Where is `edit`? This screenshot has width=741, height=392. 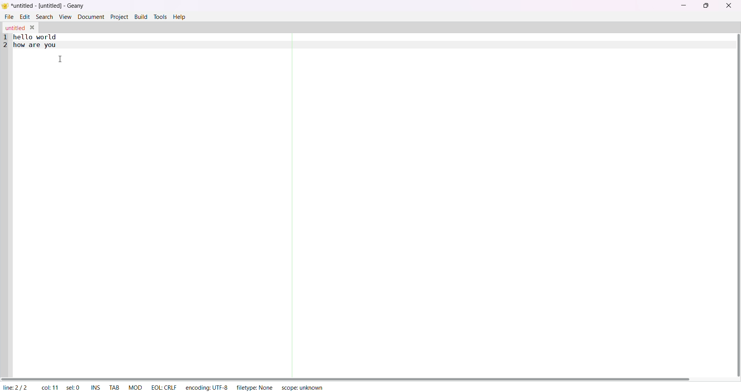 edit is located at coordinates (24, 16).